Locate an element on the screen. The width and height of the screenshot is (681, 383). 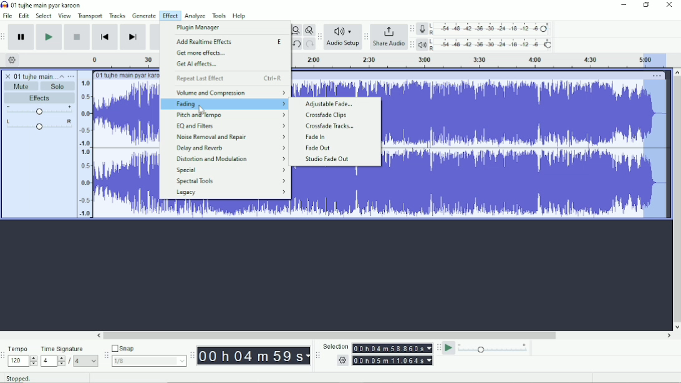
Audacity snapping toolbar is located at coordinates (106, 355).